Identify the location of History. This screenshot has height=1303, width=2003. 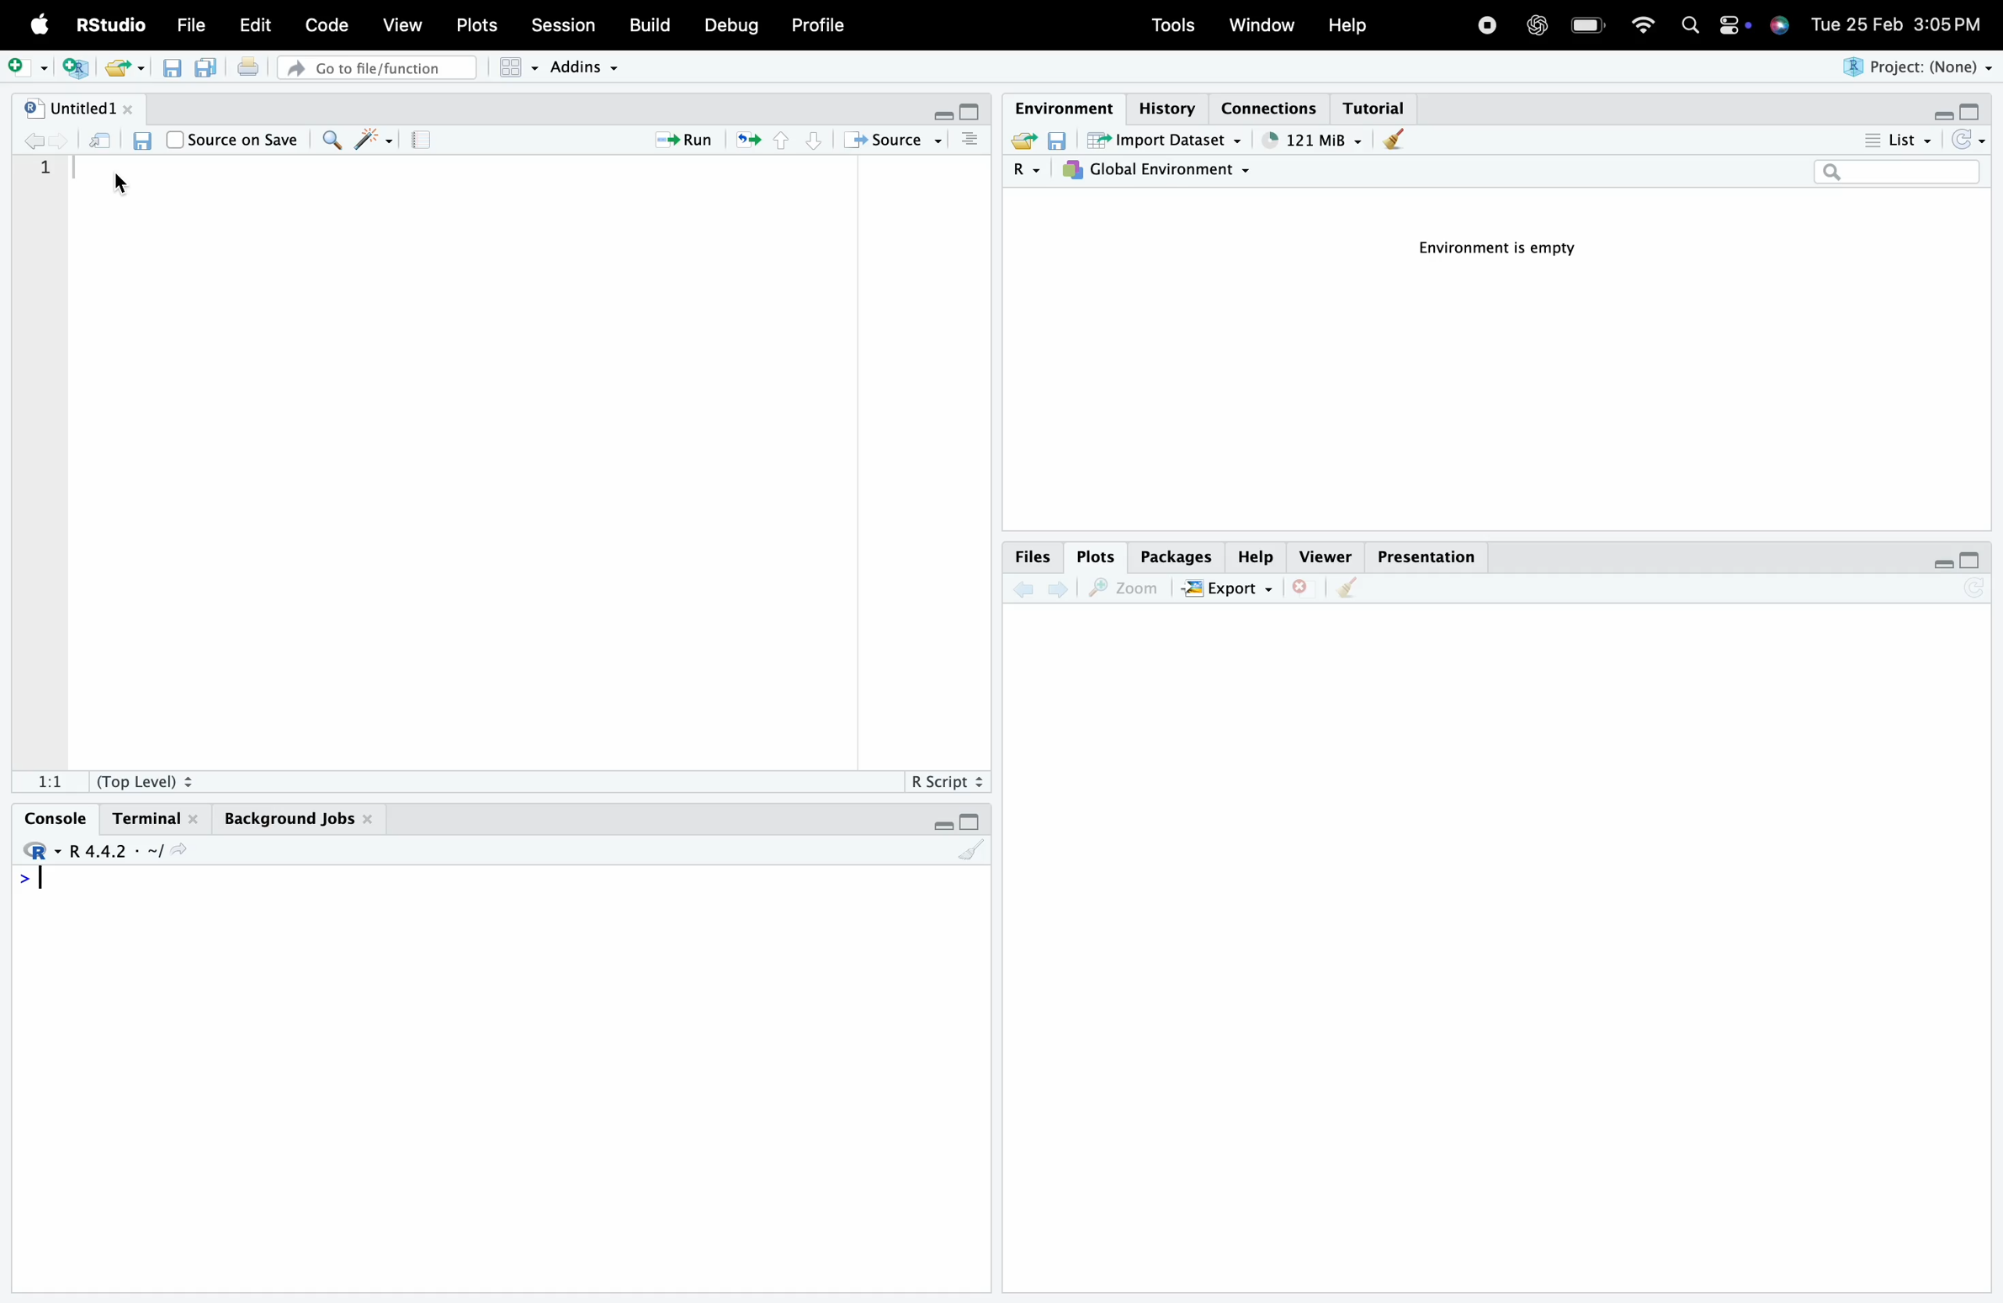
(1166, 105).